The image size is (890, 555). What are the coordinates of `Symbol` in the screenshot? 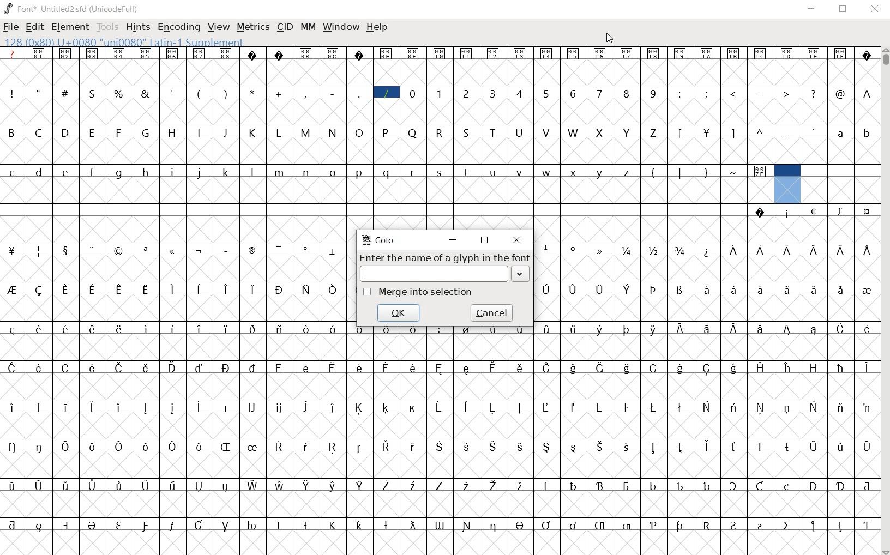 It's located at (868, 211).